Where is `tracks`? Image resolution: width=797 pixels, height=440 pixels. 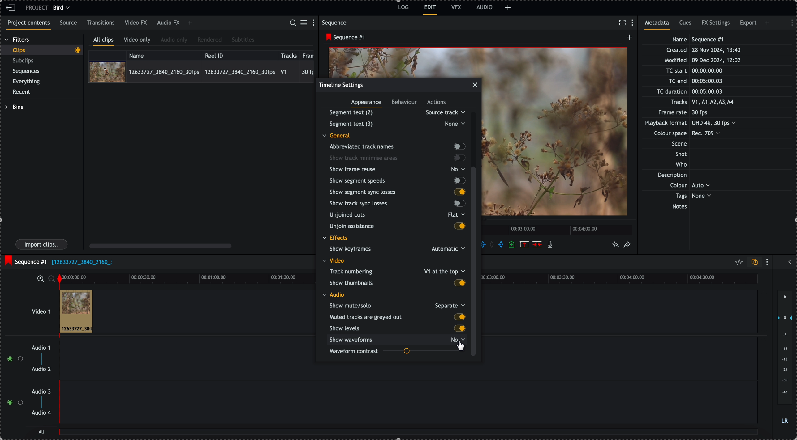
tracks is located at coordinates (289, 55).